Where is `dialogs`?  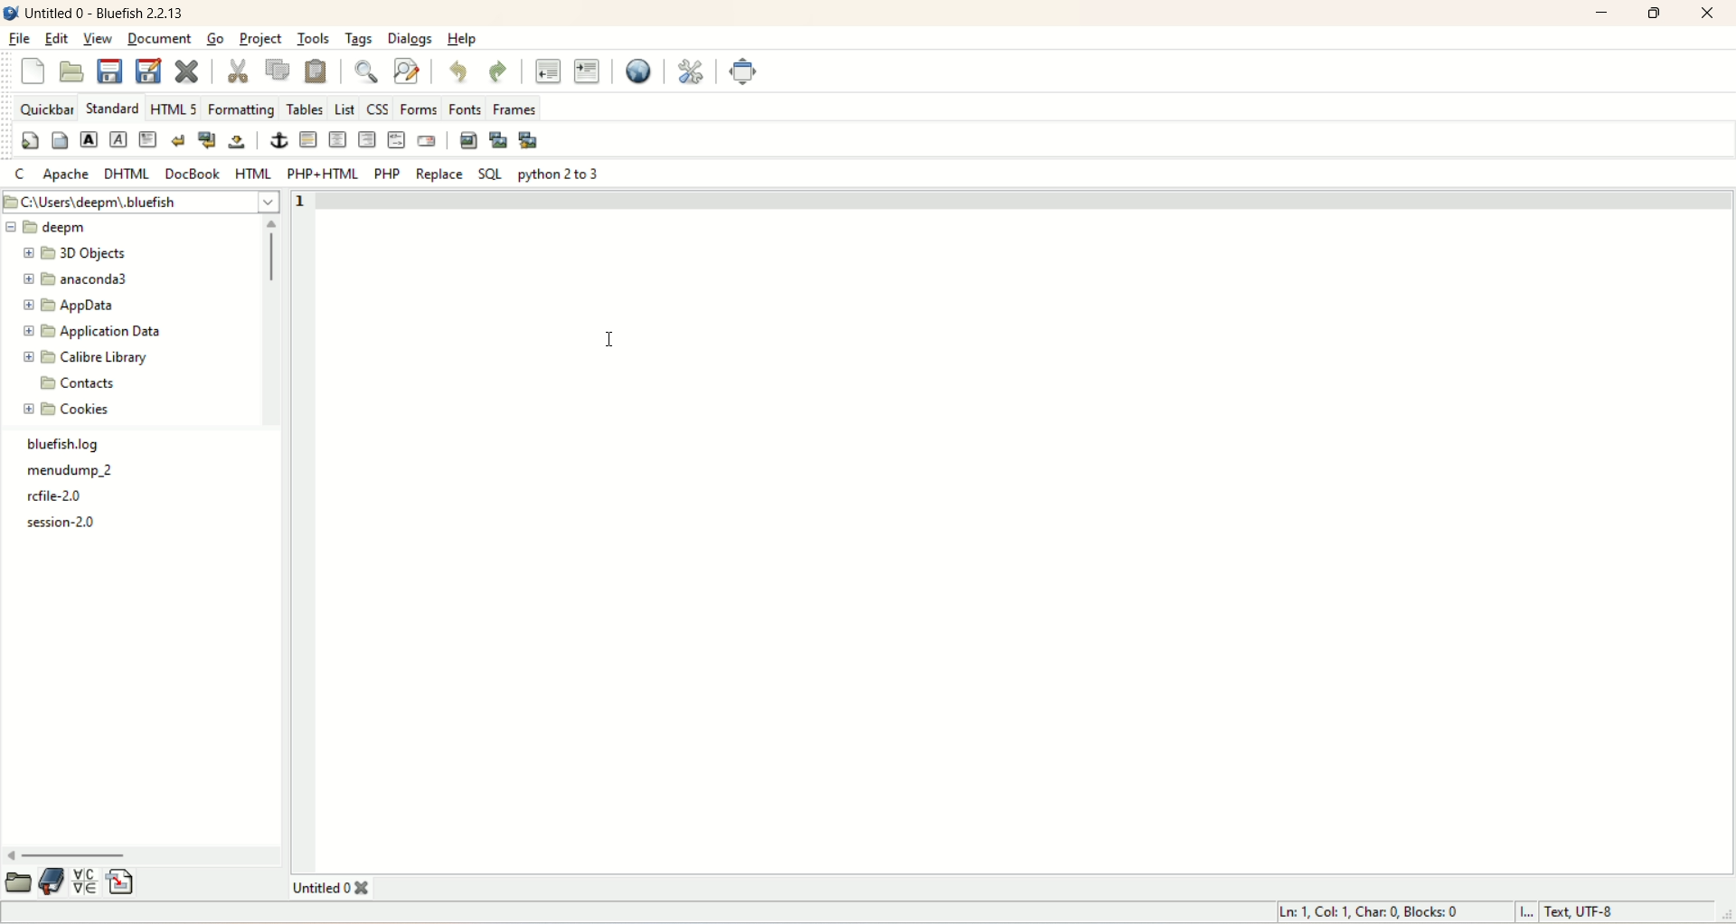 dialogs is located at coordinates (407, 38).